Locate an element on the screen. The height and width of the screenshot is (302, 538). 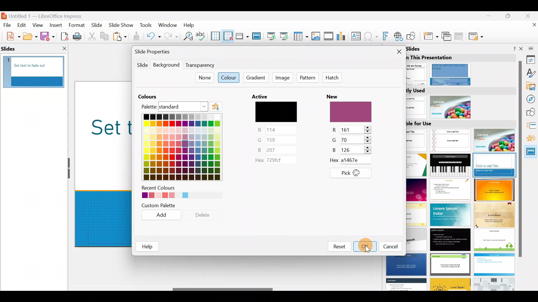
Close is located at coordinates (397, 51).